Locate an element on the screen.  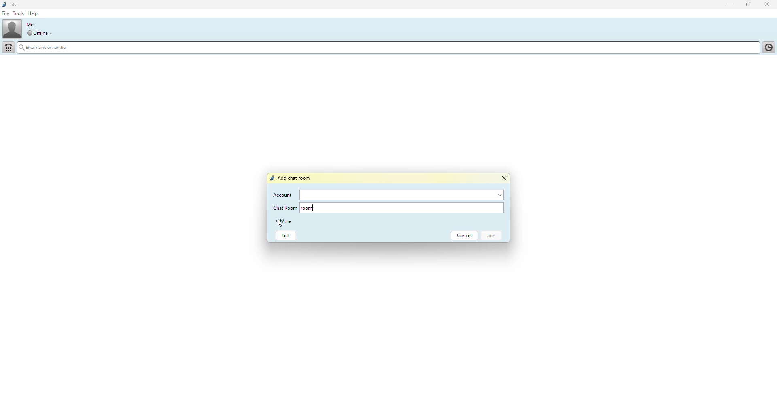
maximize is located at coordinates (748, 5).